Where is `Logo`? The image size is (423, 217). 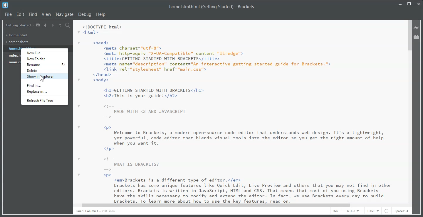
Logo is located at coordinates (6, 5).